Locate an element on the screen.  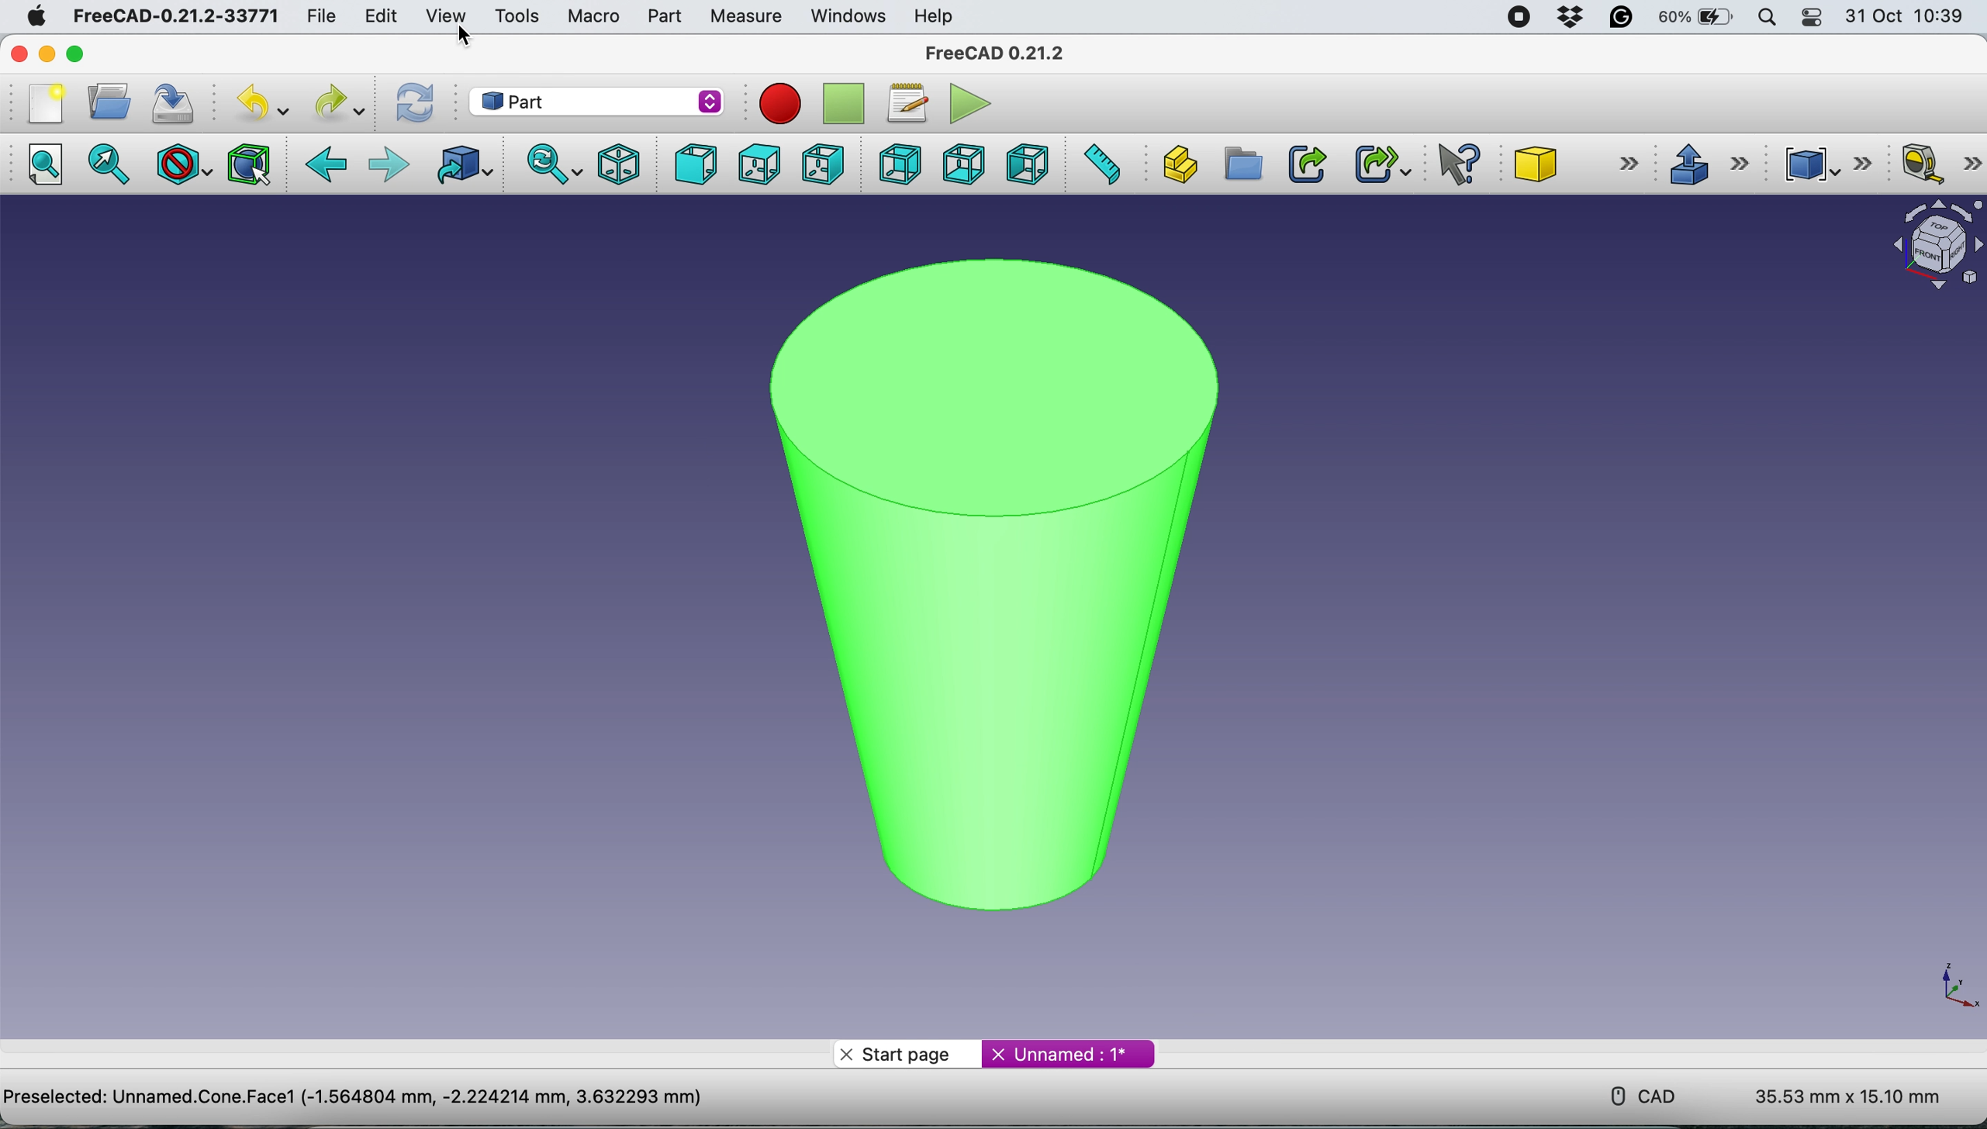
cursor is located at coordinates (458, 37).